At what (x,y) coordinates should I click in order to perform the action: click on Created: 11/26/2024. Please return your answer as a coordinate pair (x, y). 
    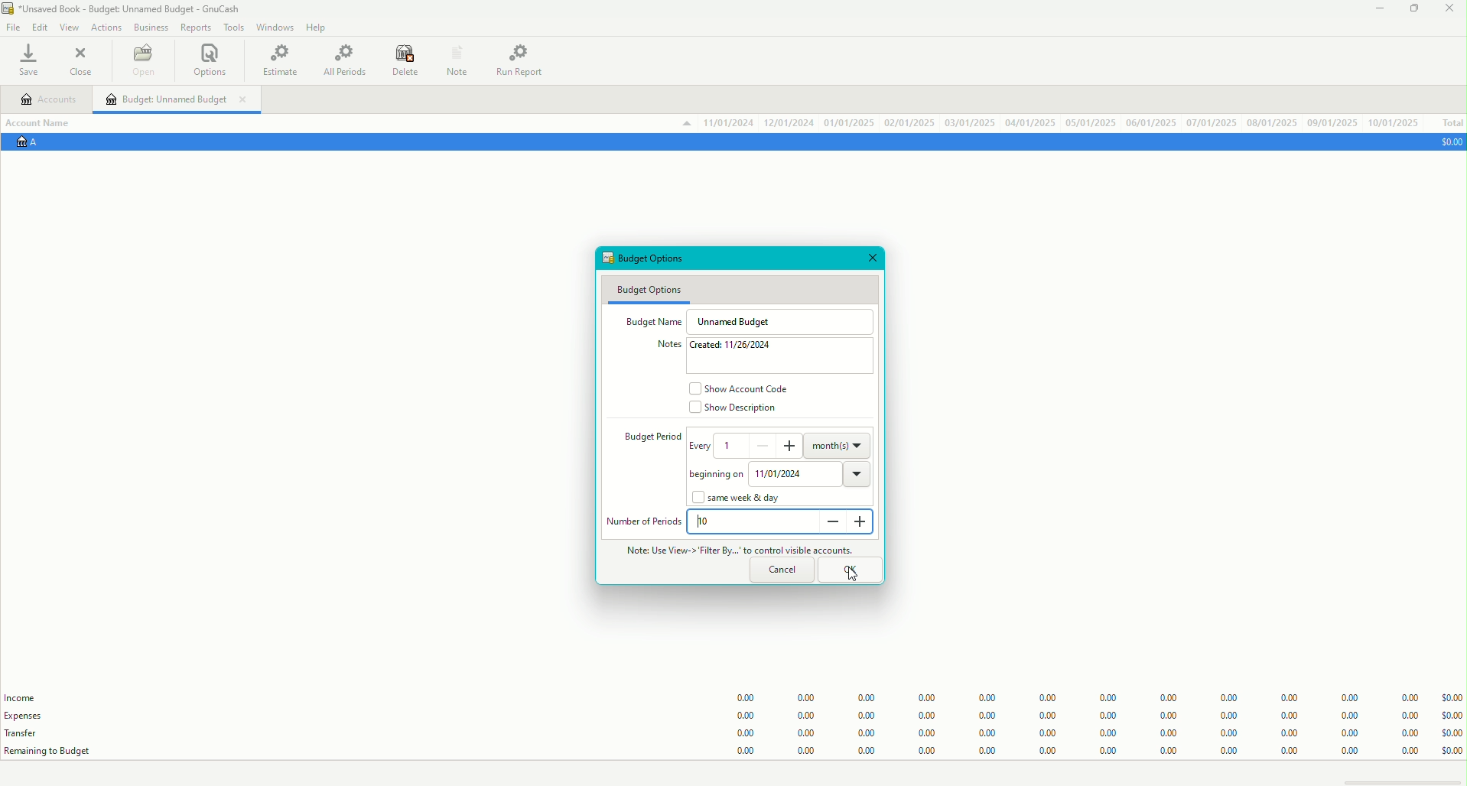
    Looking at the image, I should click on (738, 346).